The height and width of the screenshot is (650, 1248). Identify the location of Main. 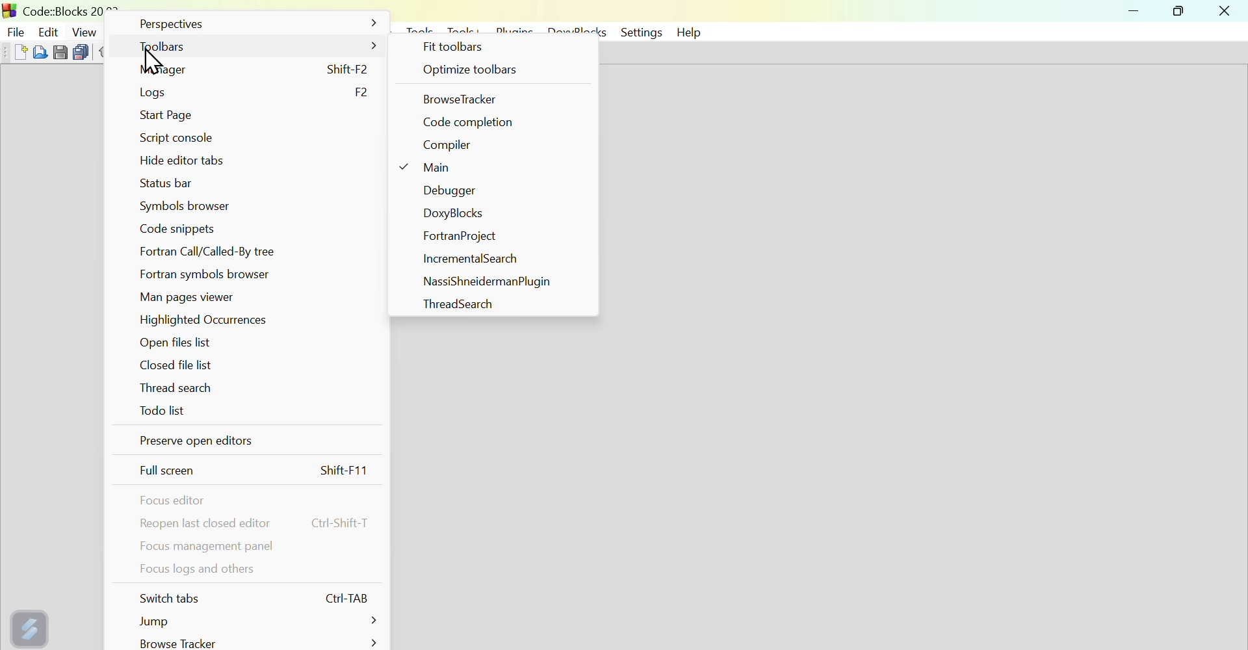
(433, 170).